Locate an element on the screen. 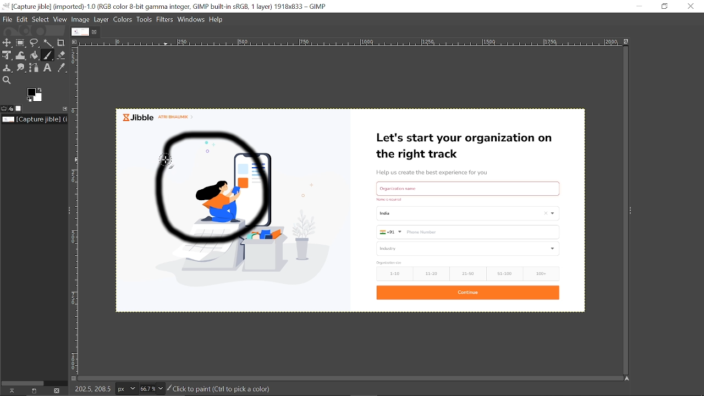  Fuzzy select tool  is located at coordinates (48, 44).